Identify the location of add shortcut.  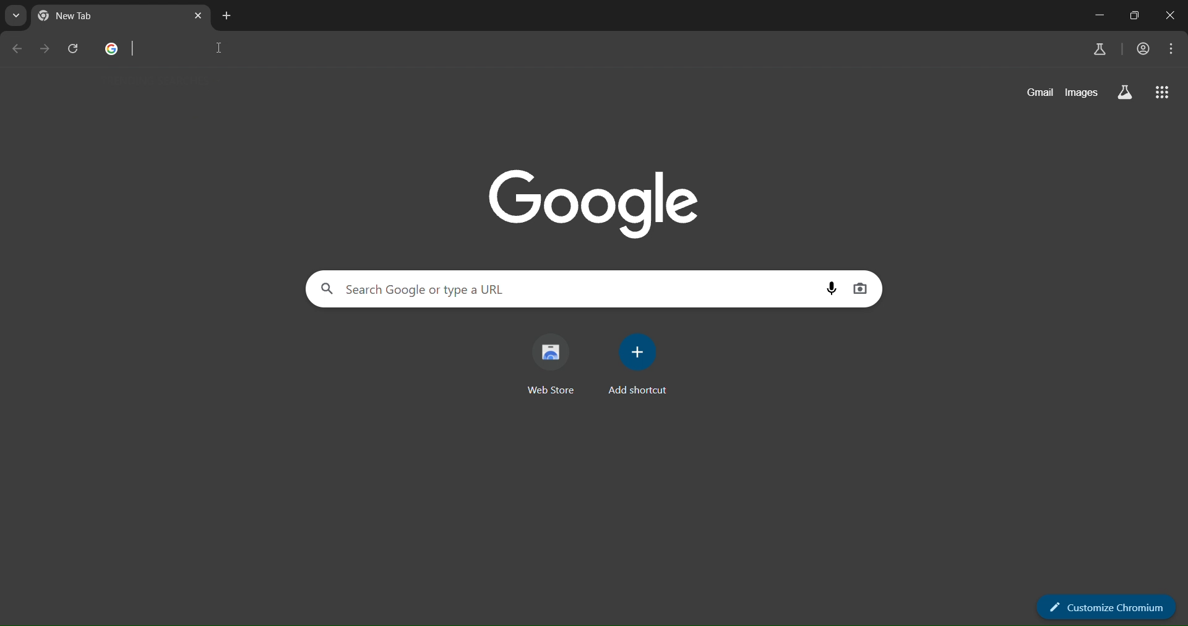
(638, 366).